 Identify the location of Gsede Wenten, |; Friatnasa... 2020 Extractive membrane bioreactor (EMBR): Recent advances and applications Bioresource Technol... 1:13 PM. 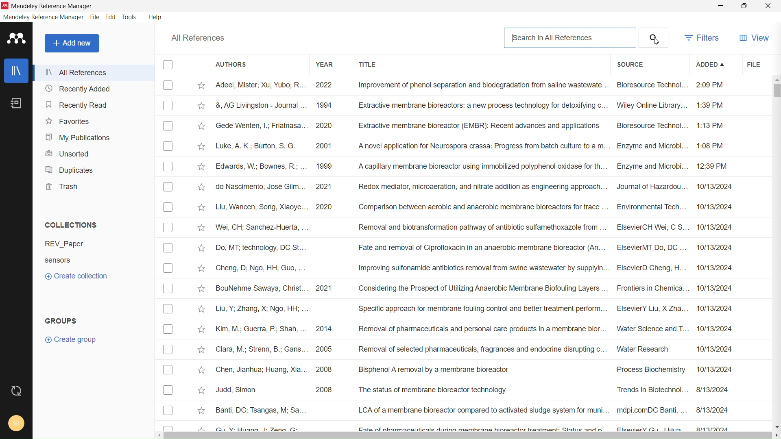
(484, 125).